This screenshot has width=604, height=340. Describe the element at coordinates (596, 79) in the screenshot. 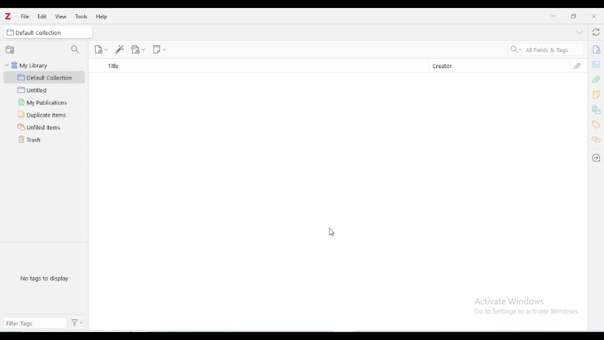

I see `attachments` at that location.